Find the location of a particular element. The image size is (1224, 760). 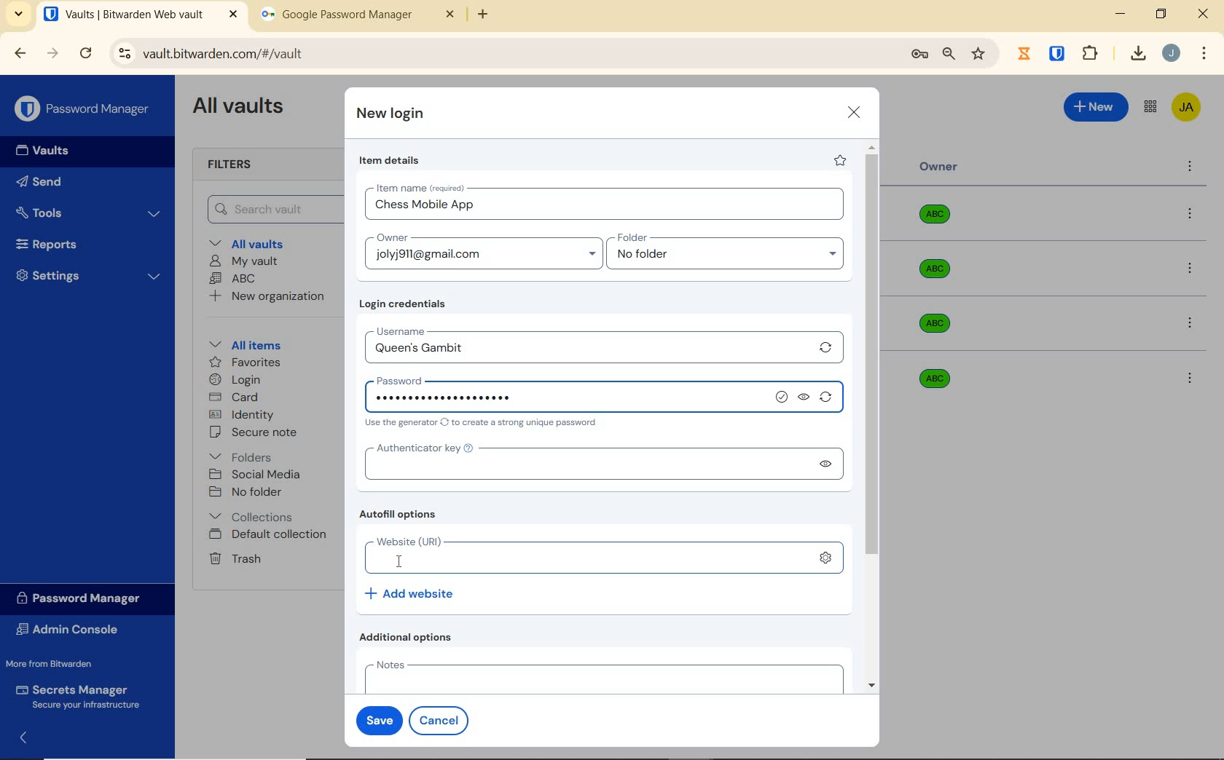

owner is located at coordinates (391, 239).